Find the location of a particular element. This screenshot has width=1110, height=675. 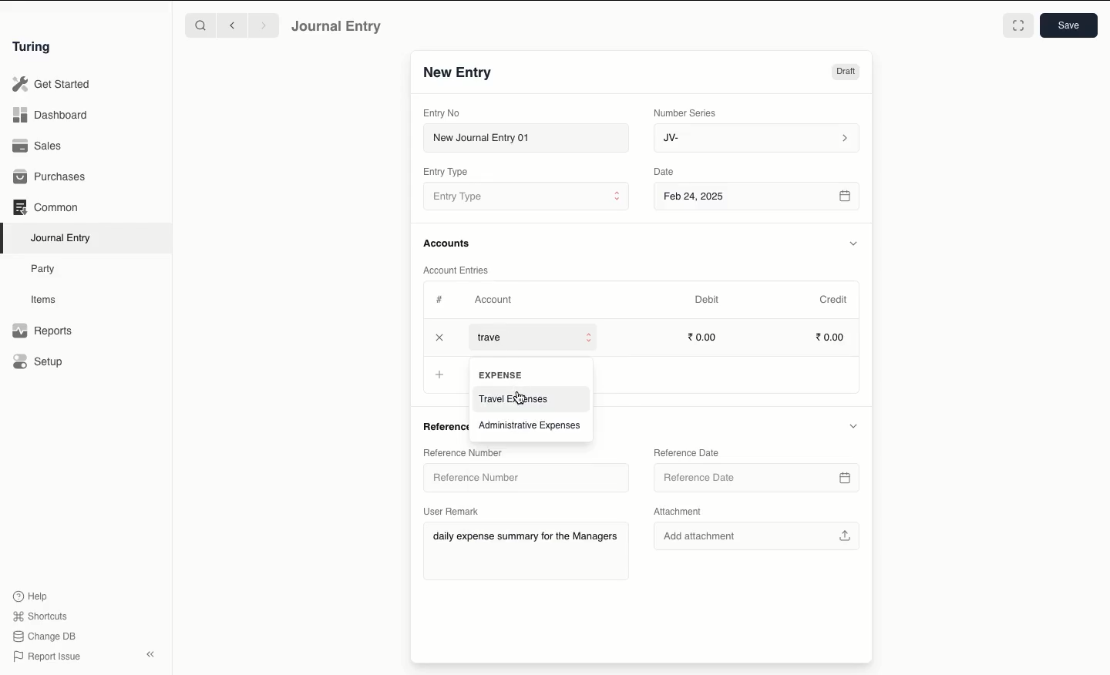

Attachment is located at coordinates (681, 510).